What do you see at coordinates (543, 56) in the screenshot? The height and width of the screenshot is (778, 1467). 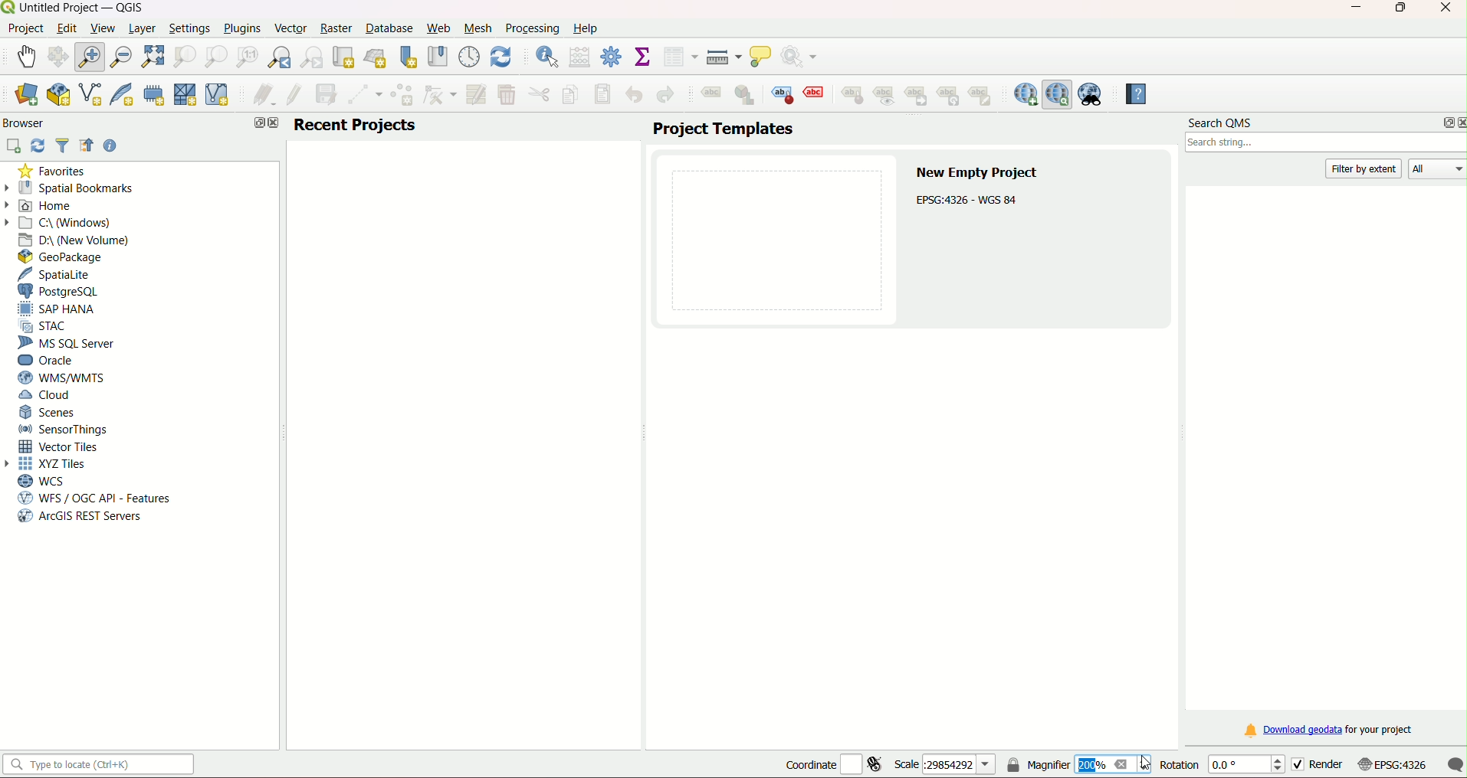 I see `identify features` at bounding box center [543, 56].